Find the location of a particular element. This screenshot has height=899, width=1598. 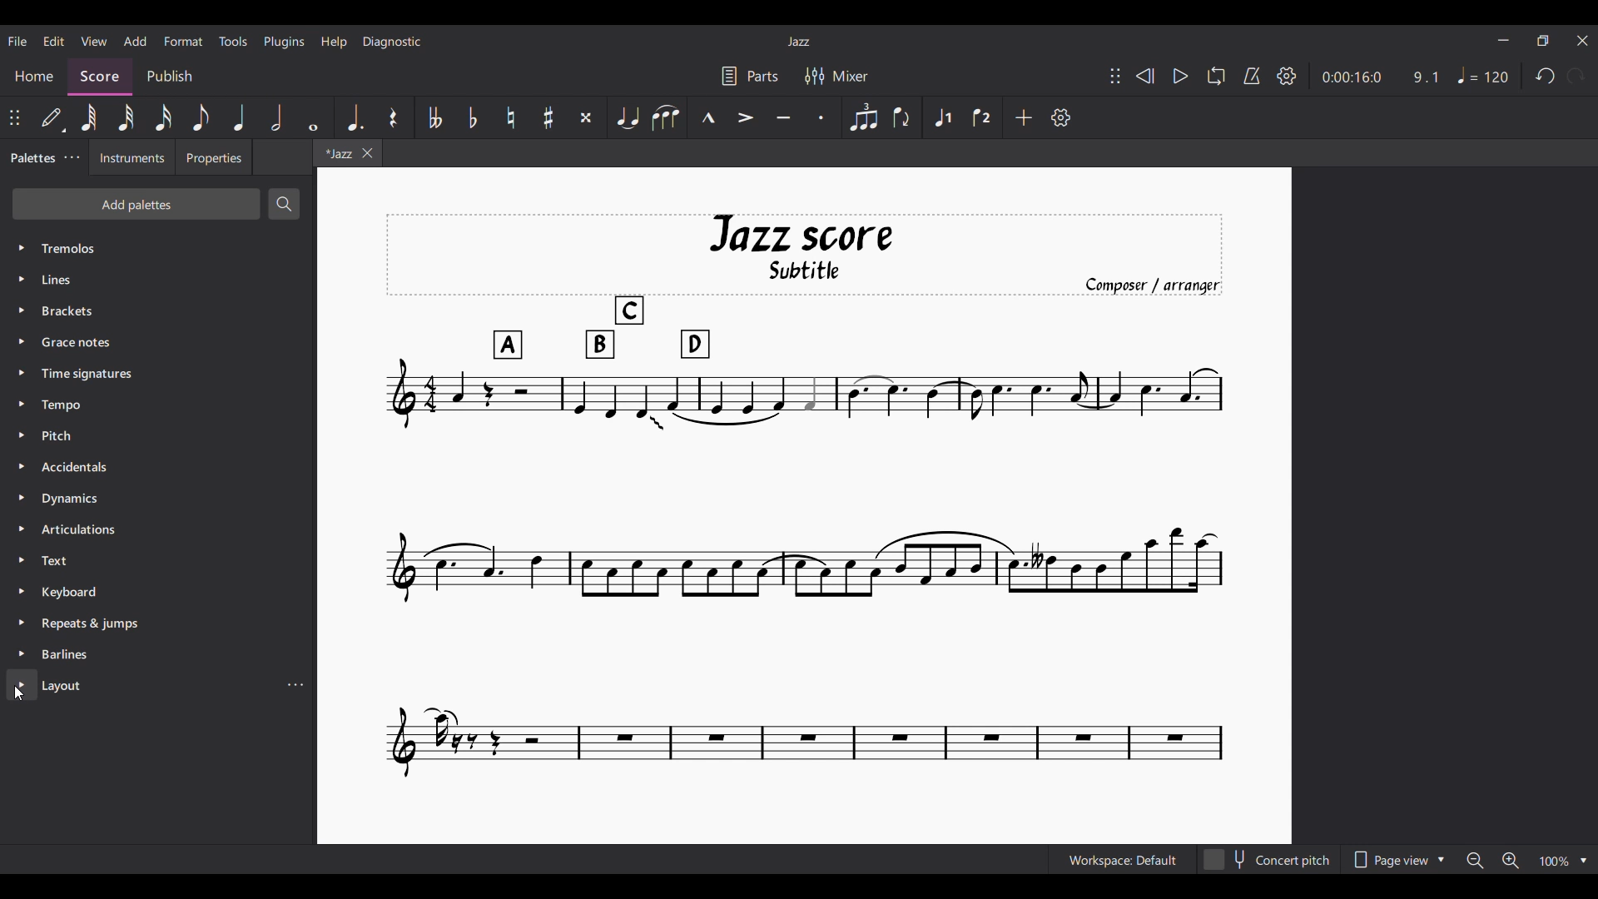

Voice 1 is located at coordinates (941, 117).